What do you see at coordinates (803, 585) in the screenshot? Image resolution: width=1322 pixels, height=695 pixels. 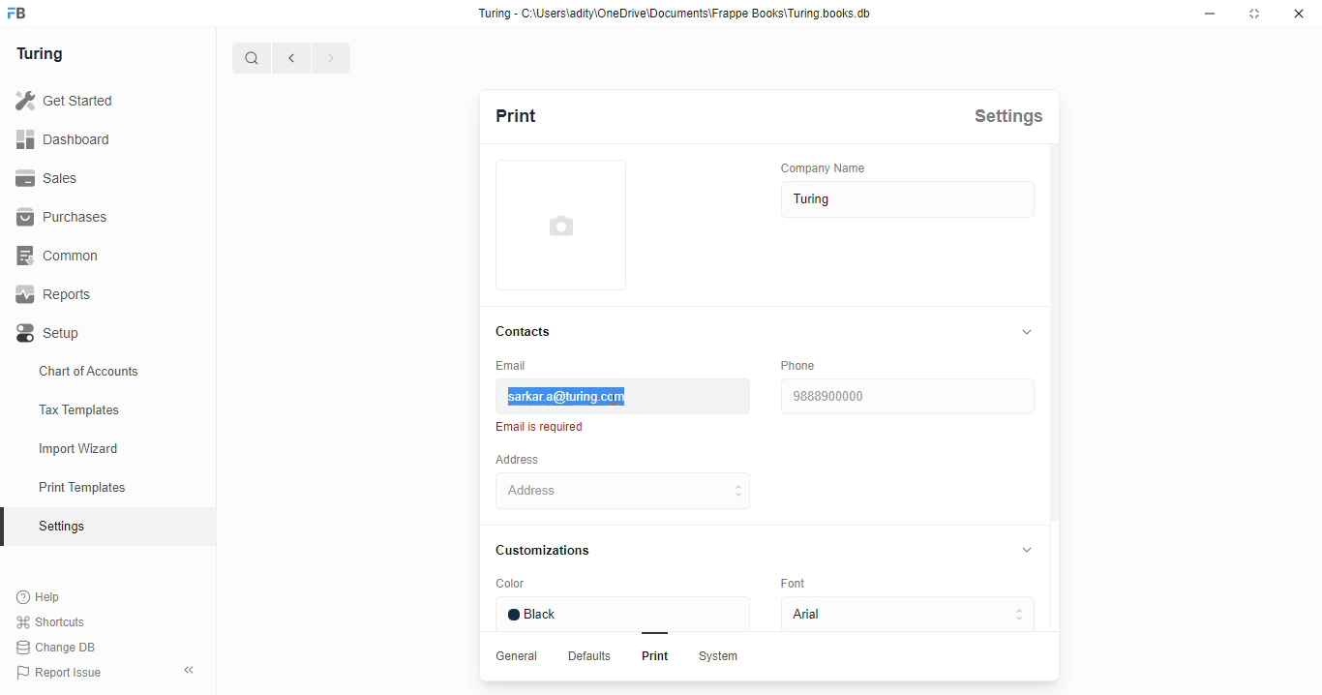 I see `Font` at bounding box center [803, 585].